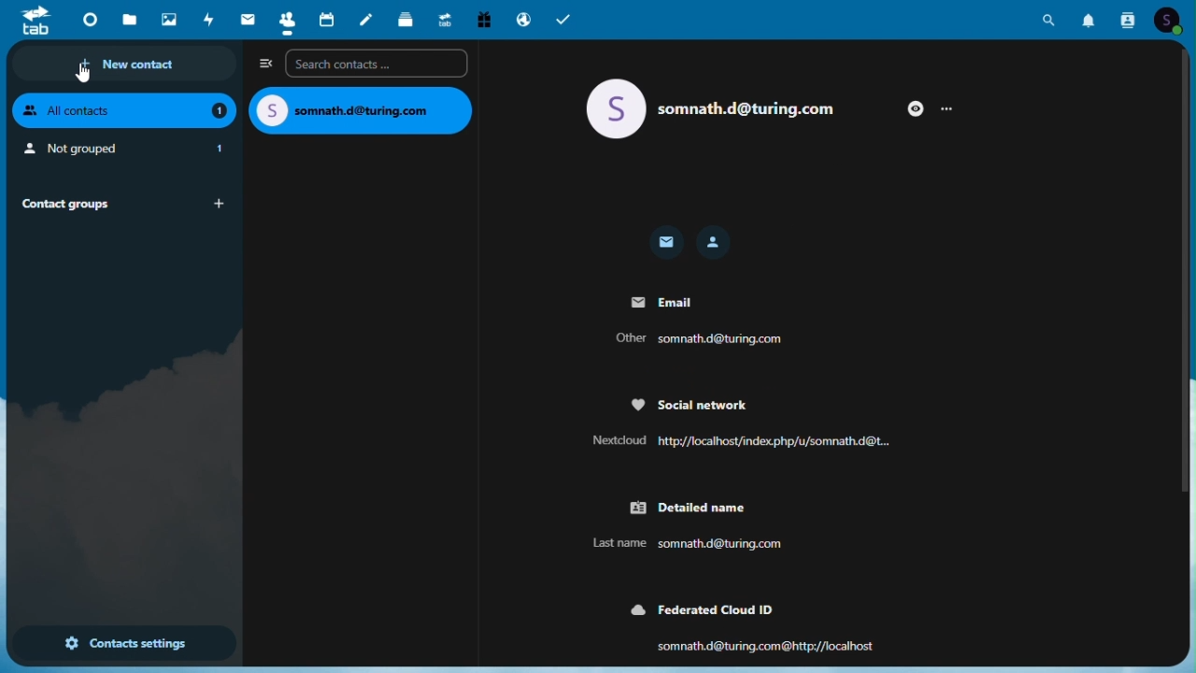 The height and width of the screenshot is (673, 1196). I want to click on cursor, so click(84, 74).